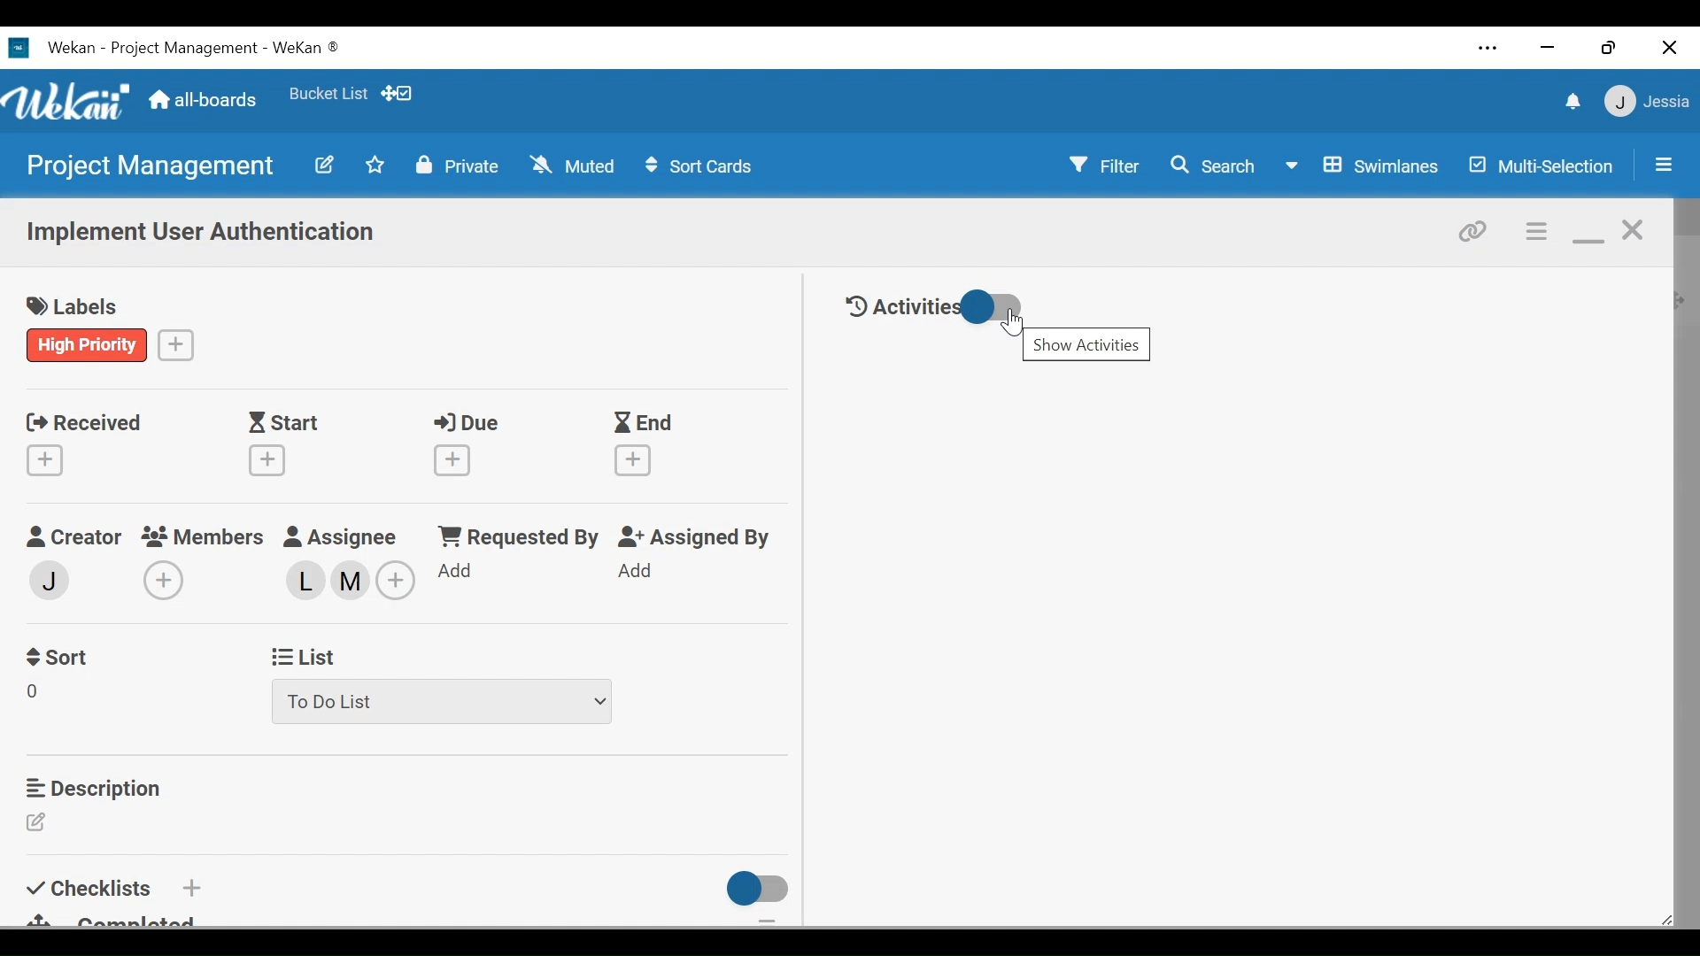 This screenshot has width=1700, height=956. What do you see at coordinates (1568, 103) in the screenshot?
I see `notifications` at bounding box center [1568, 103].